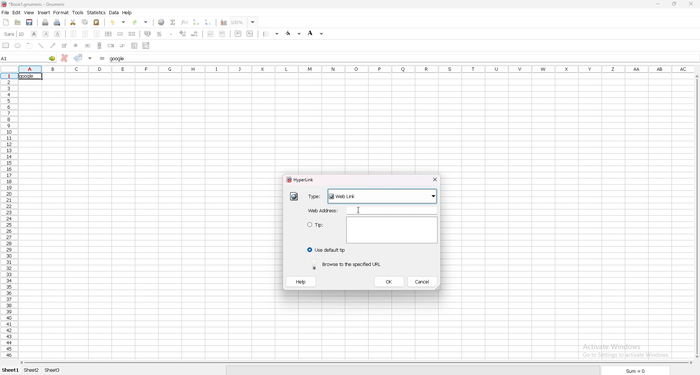 Image resolution: width=700 pixels, height=375 pixels. Describe the element at coordinates (244, 22) in the screenshot. I see `zoom` at that location.